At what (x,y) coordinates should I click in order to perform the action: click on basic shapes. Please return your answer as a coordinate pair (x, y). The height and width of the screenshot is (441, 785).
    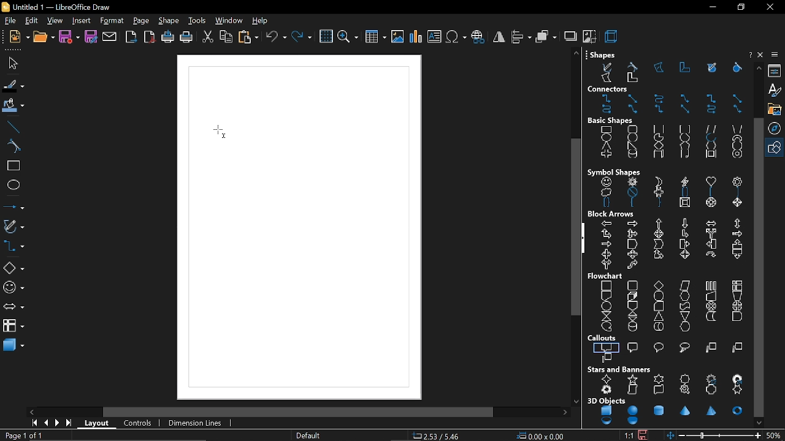
    Looking at the image, I should click on (611, 121).